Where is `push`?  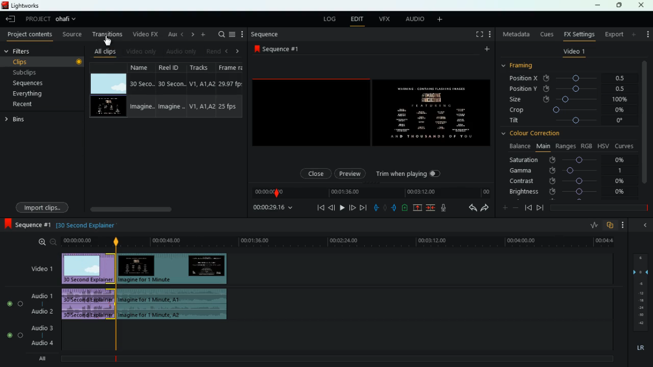 push is located at coordinates (395, 208).